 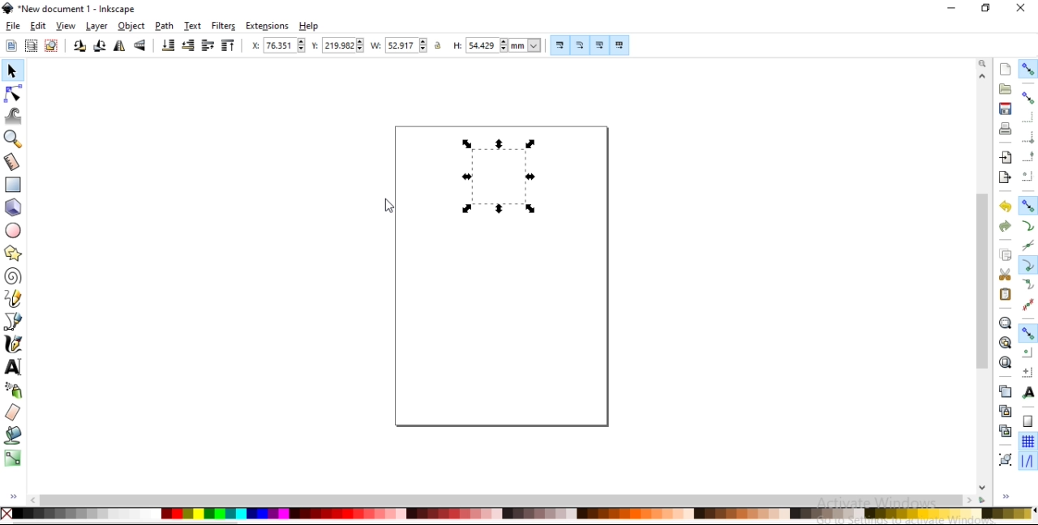 I want to click on raise selection to top, so click(x=229, y=46).